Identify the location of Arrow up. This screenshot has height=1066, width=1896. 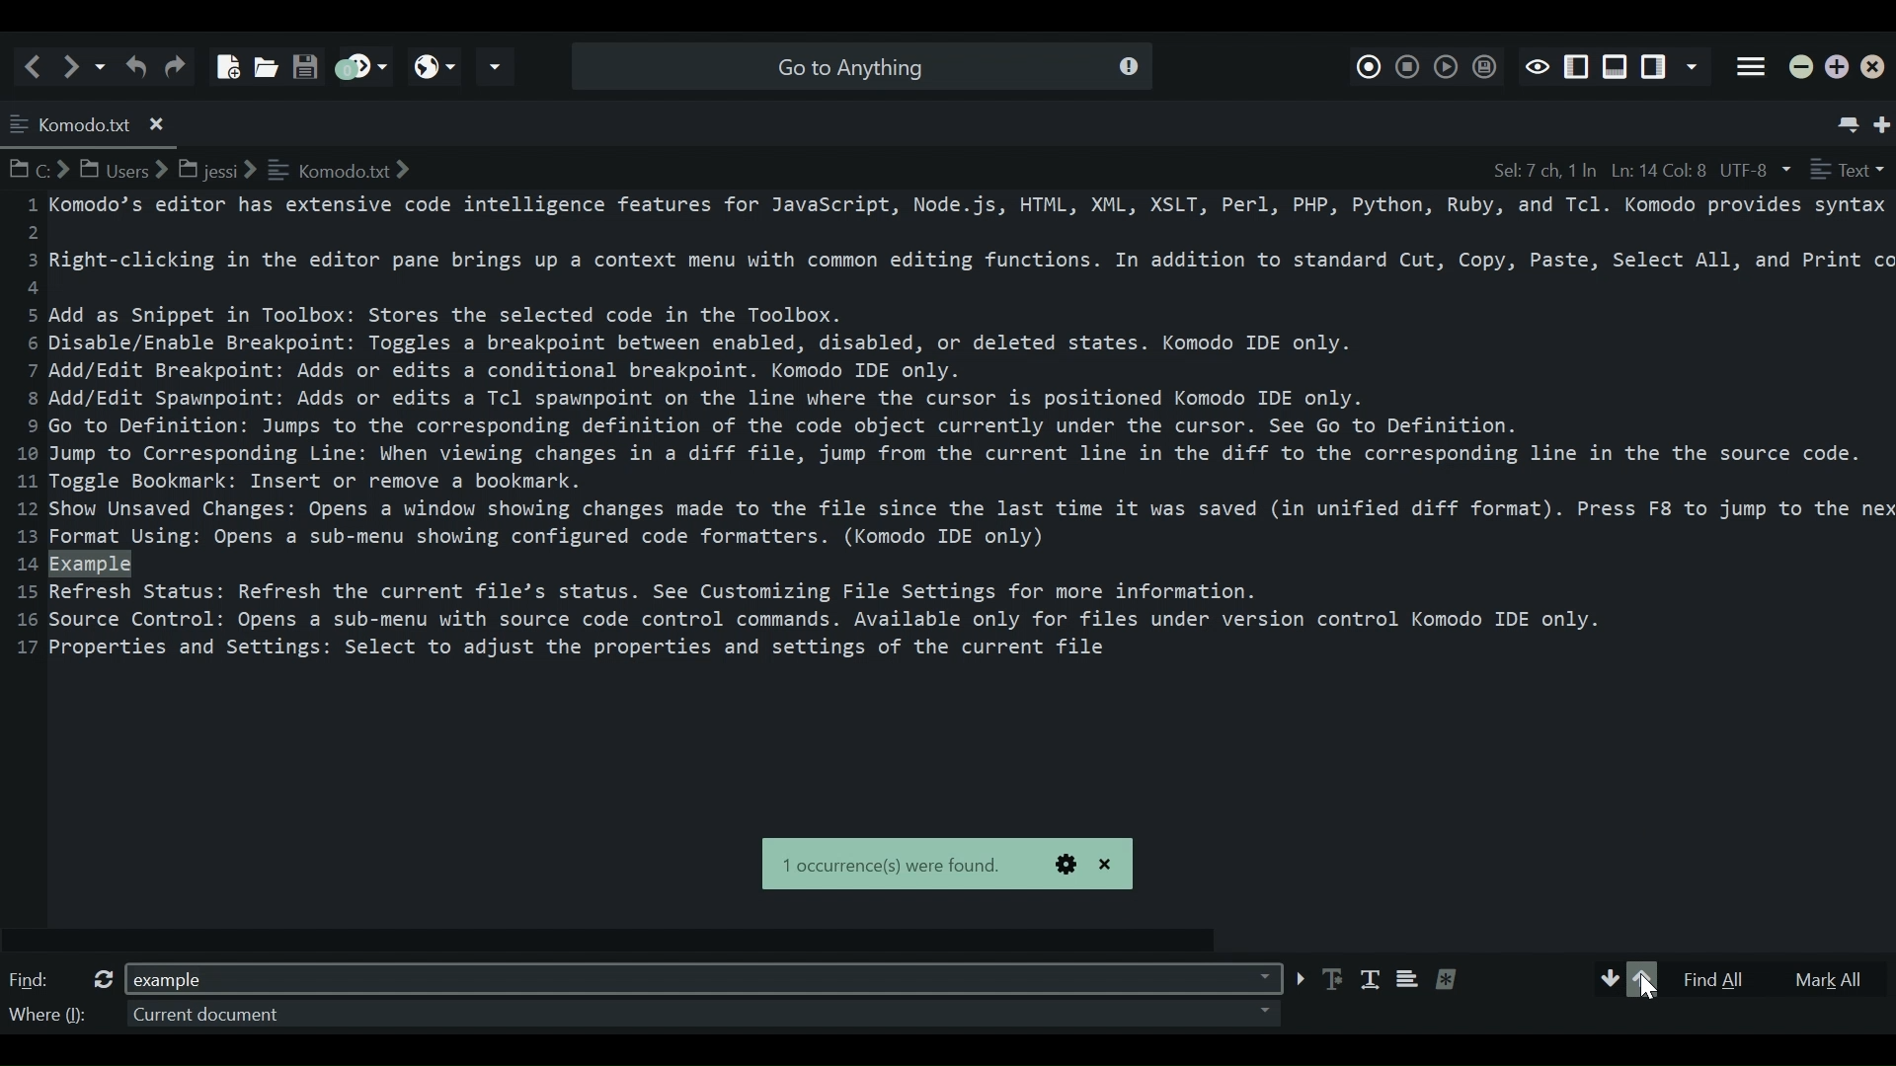
(1642, 979).